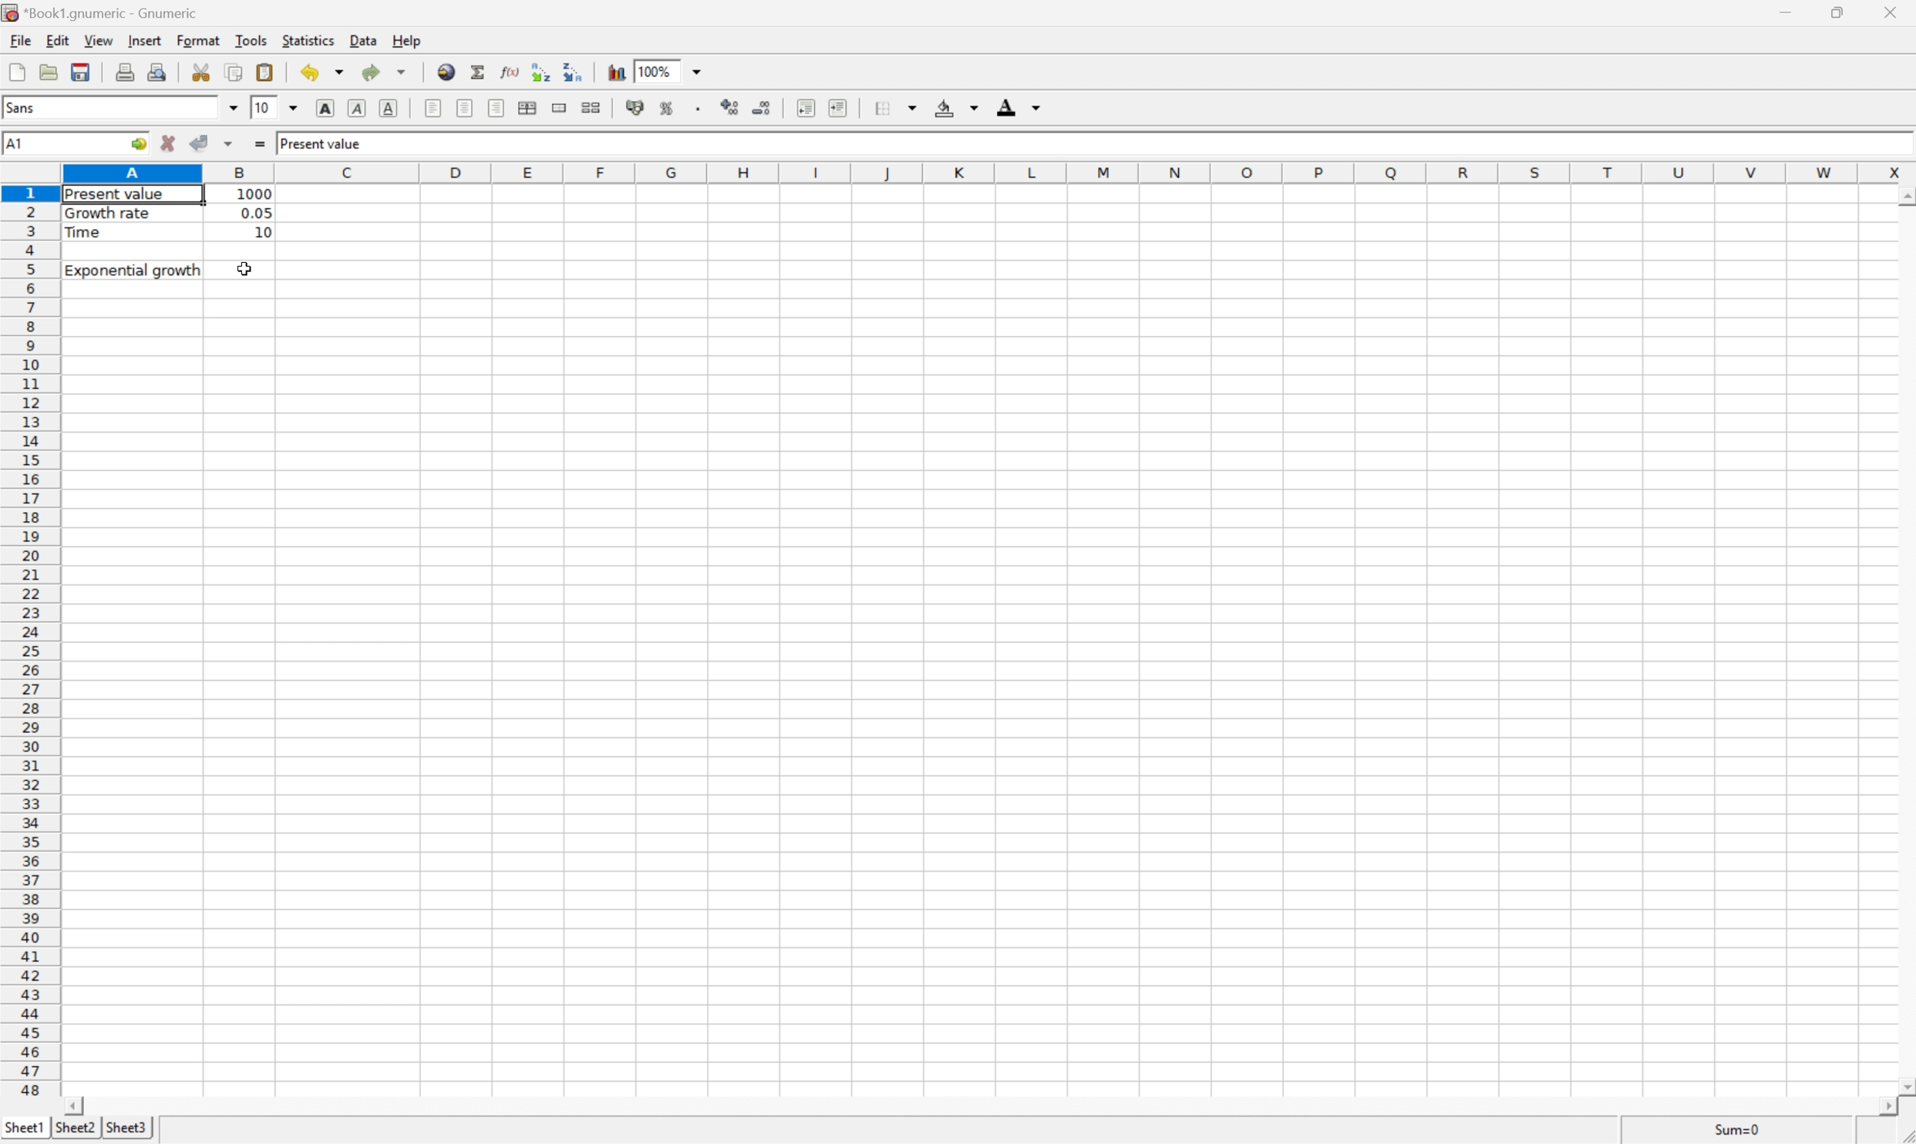  What do you see at coordinates (59, 39) in the screenshot?
I see `Edit` at bounding box center [59, 39].